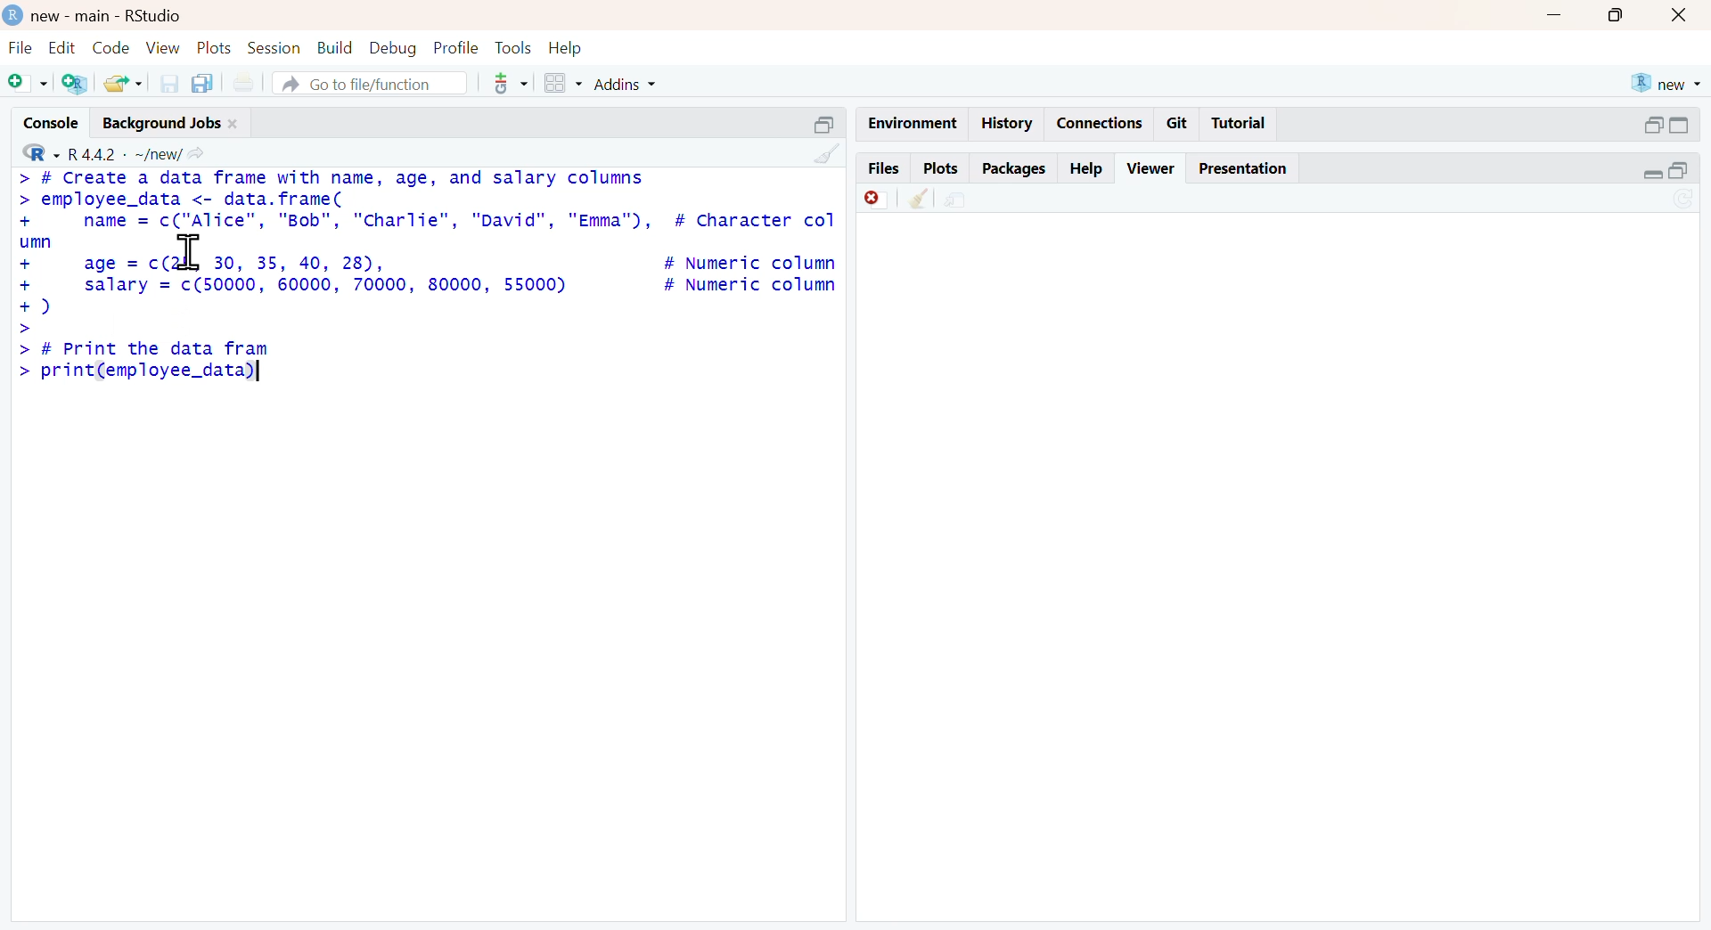 This screenshot has width=1711, height=930. Describe the element at coordinates (393, 48) in the screenshot. I see `Debug` at that location.